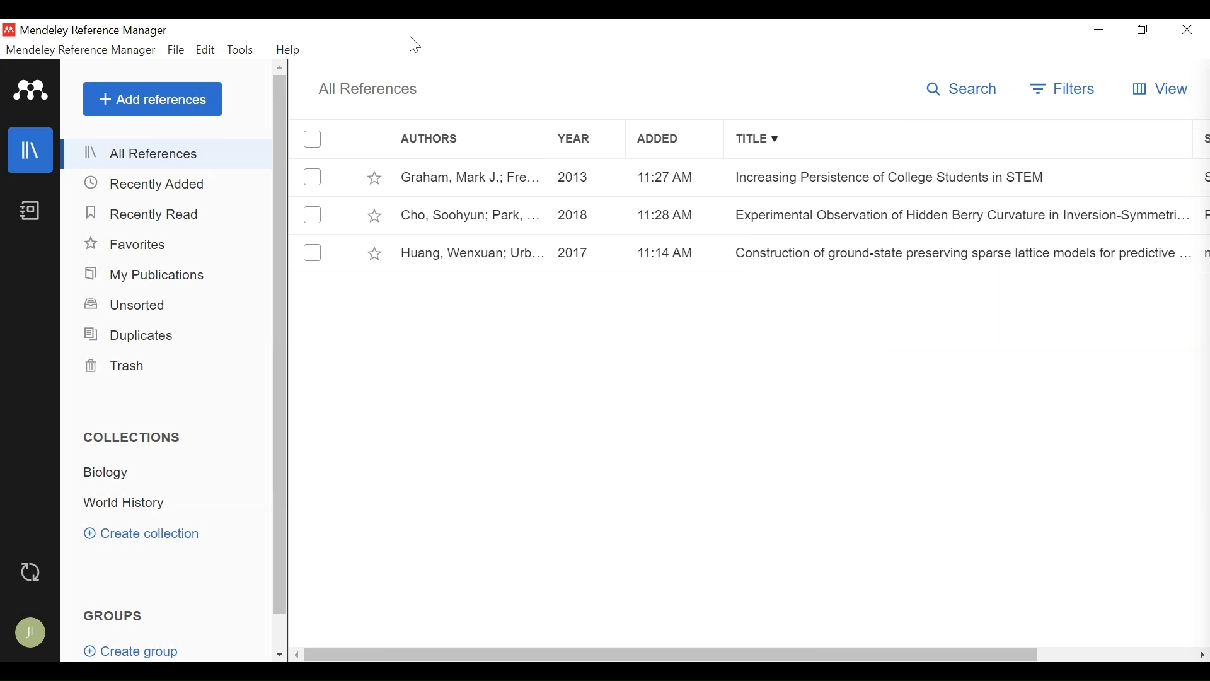  What do you see at coordinates (130, 244) in the screenshot?
I see `Favorites` at bounding box center [130, 244].